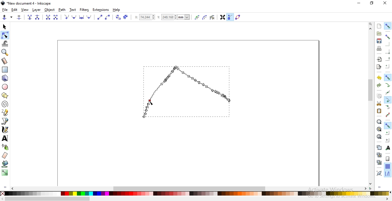 This screenshot has height=201, width=392. Describe the element at coordinates (197, 194) in the screenshot. I see `color` at that location.